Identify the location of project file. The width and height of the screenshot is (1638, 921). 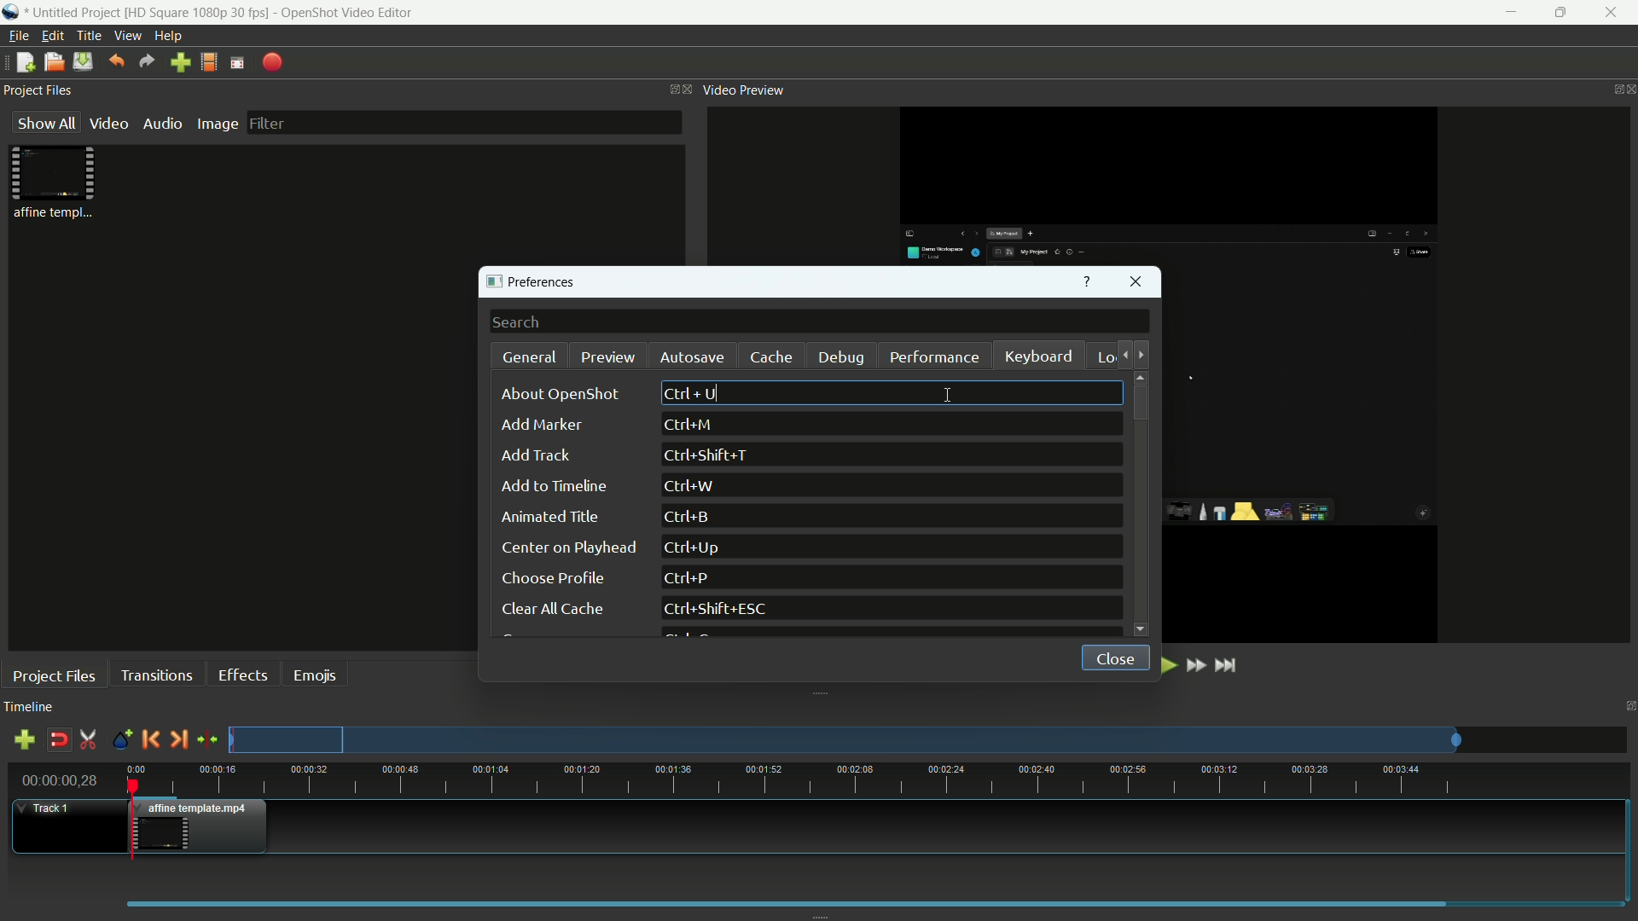
(55, 182).